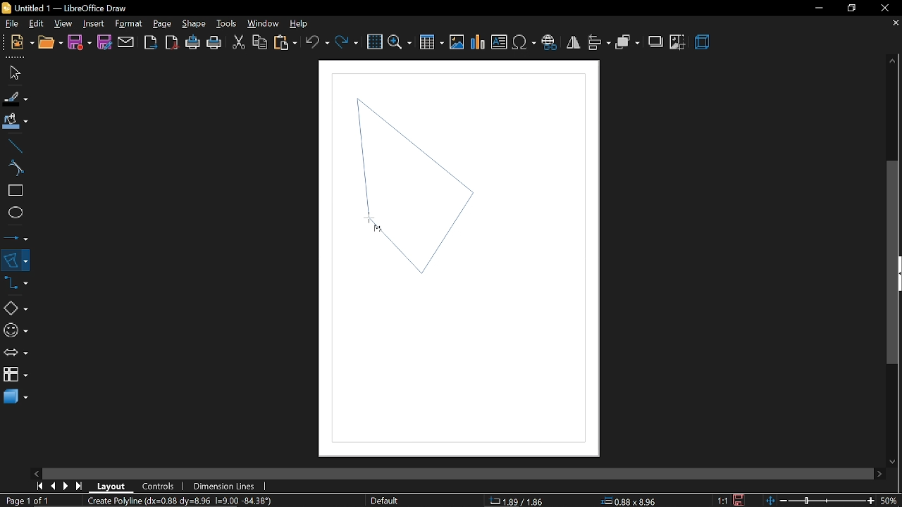  Describe the element at coordinates (15, 375) in the screenshot. I see `flowchart` at that location.